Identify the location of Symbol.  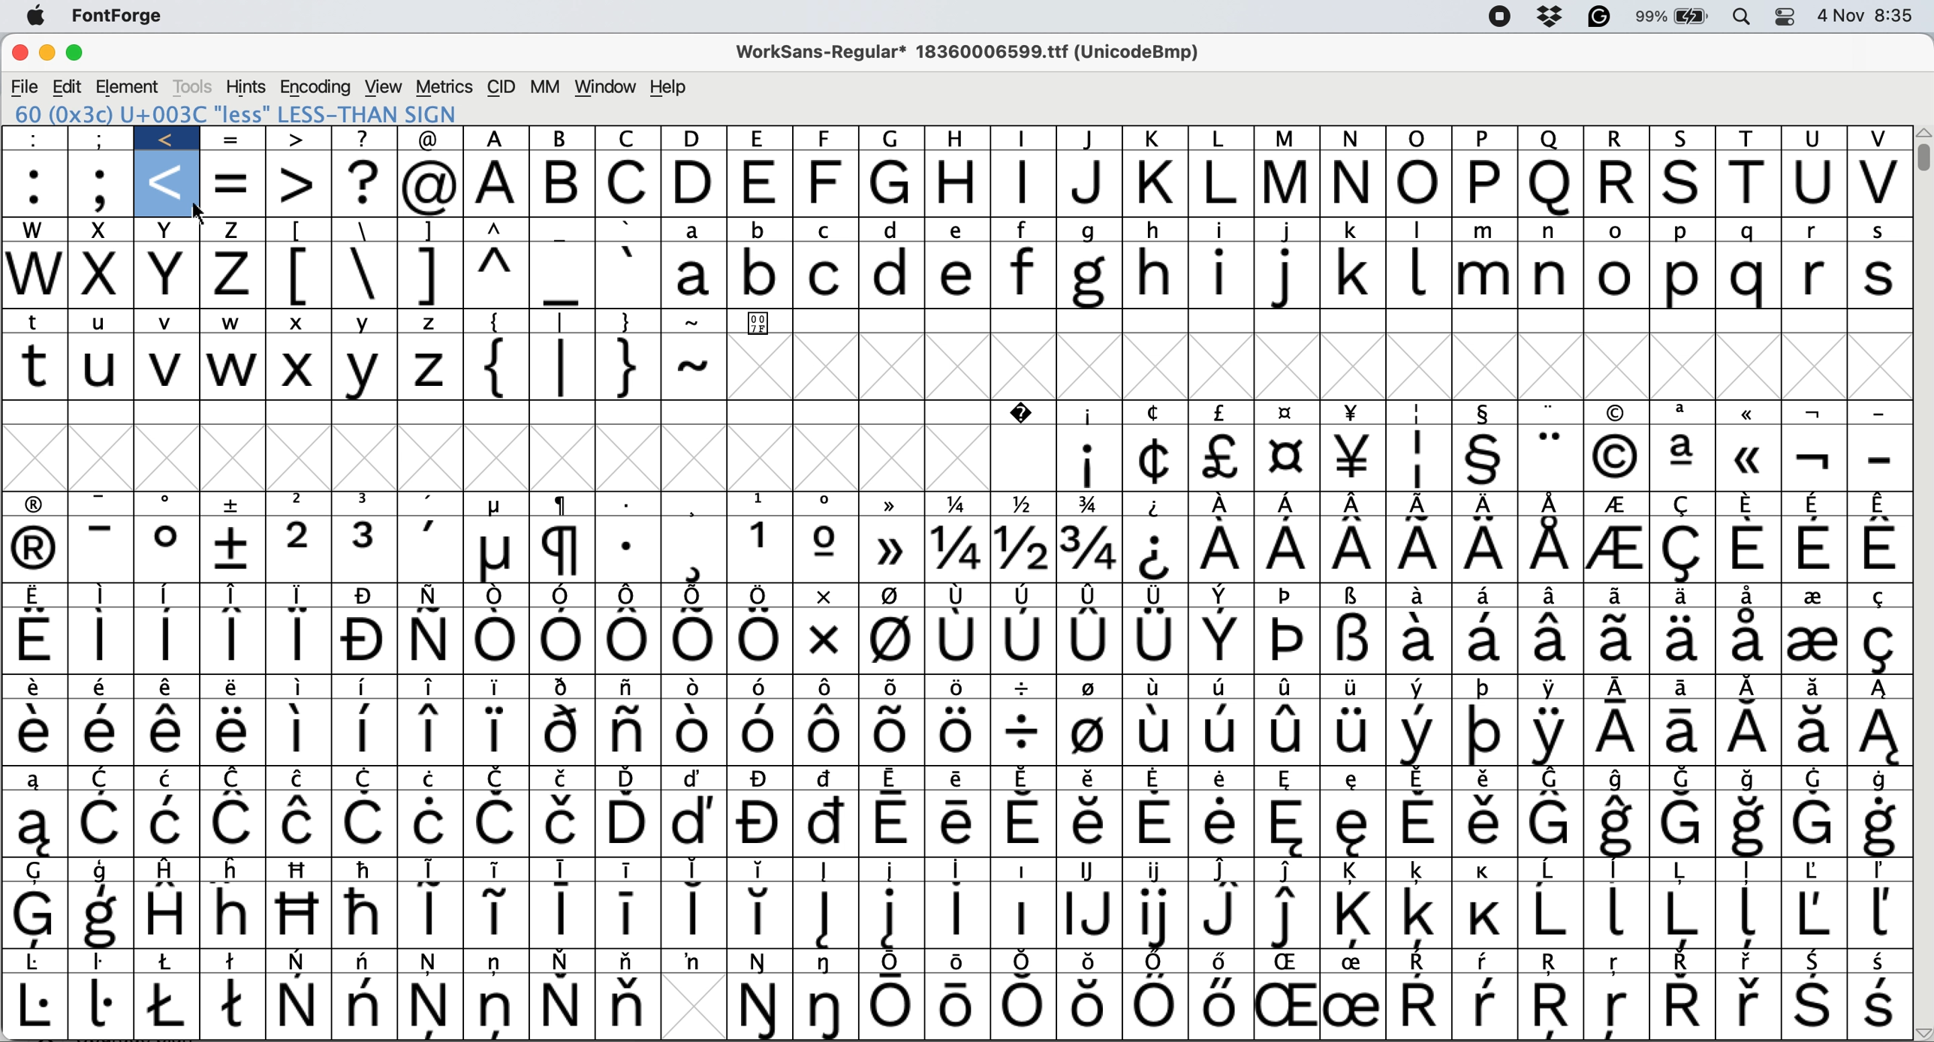
(107, 964).